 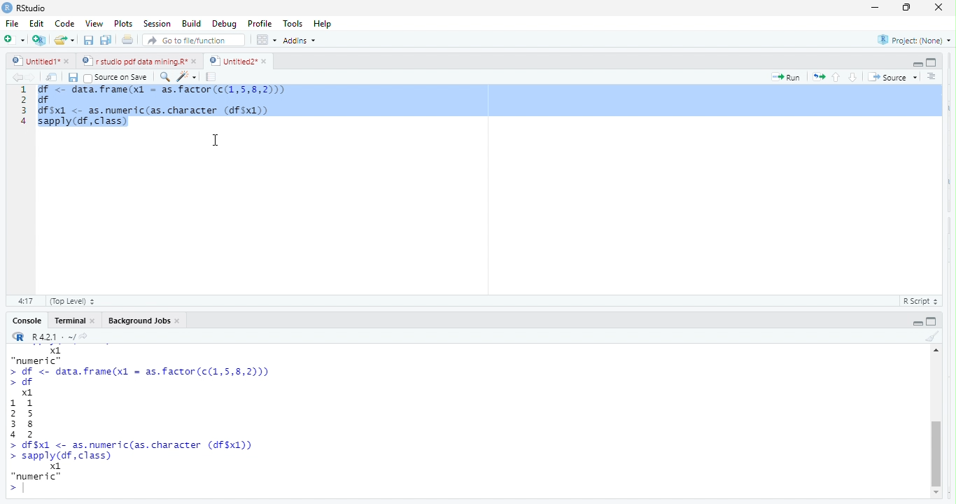 What do you see at coordinates (936, 8) in the screenshot?
I see `Close` at bounding box center [936, 8].